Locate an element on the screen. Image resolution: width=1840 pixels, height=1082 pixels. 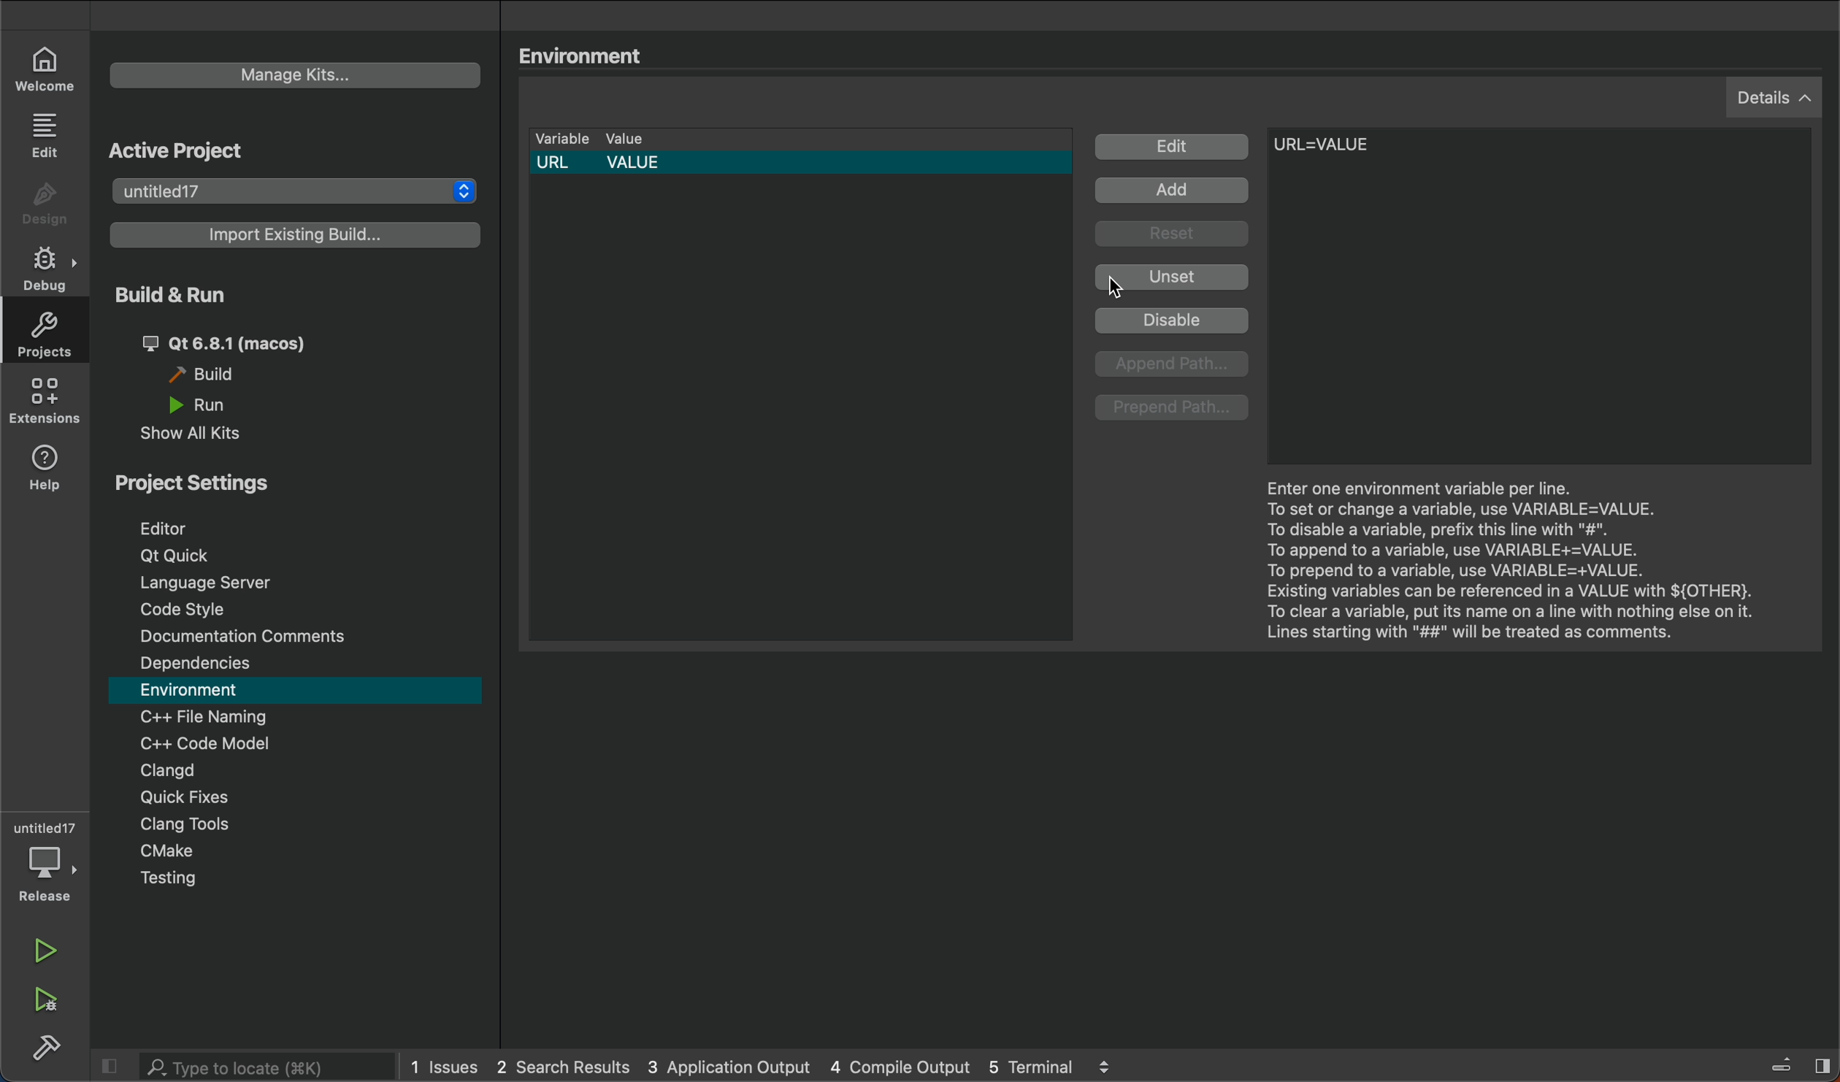
projects is located at coordinates (51, 335).